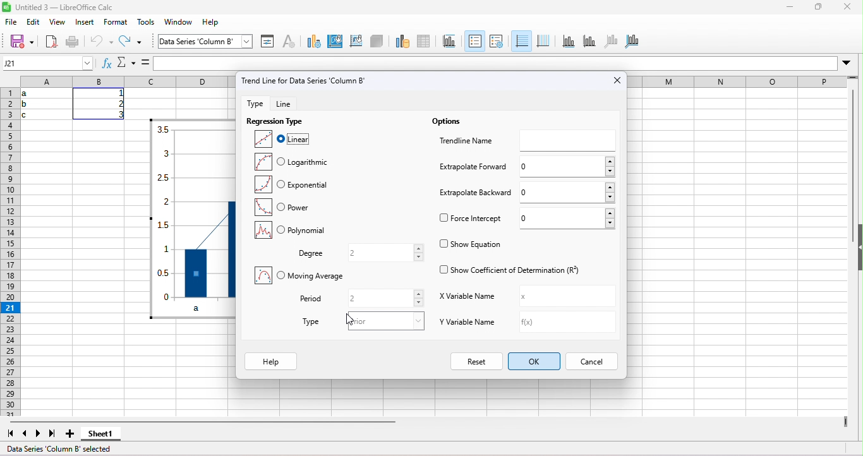 The height and width of the screenshot is (456, 863). What do you see at coordinates (568, 165) in the screenshot?
I see `0` at bounding box center [568, 165].